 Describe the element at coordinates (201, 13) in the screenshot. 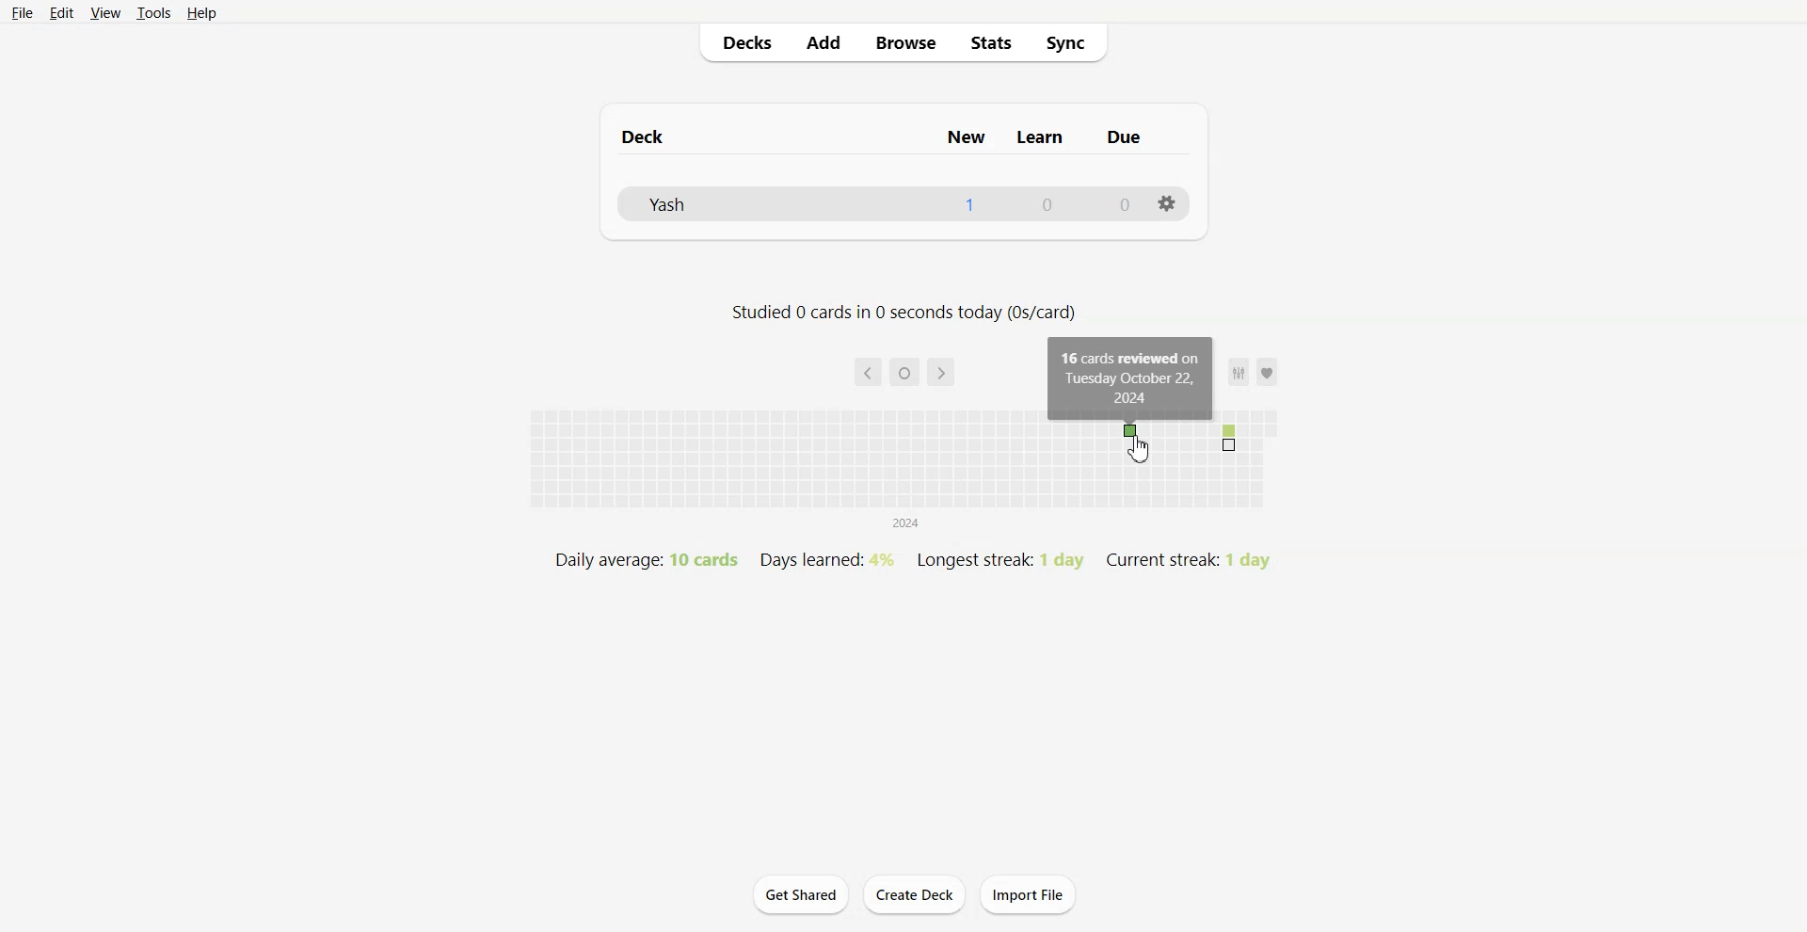

I see `Help` at that location.